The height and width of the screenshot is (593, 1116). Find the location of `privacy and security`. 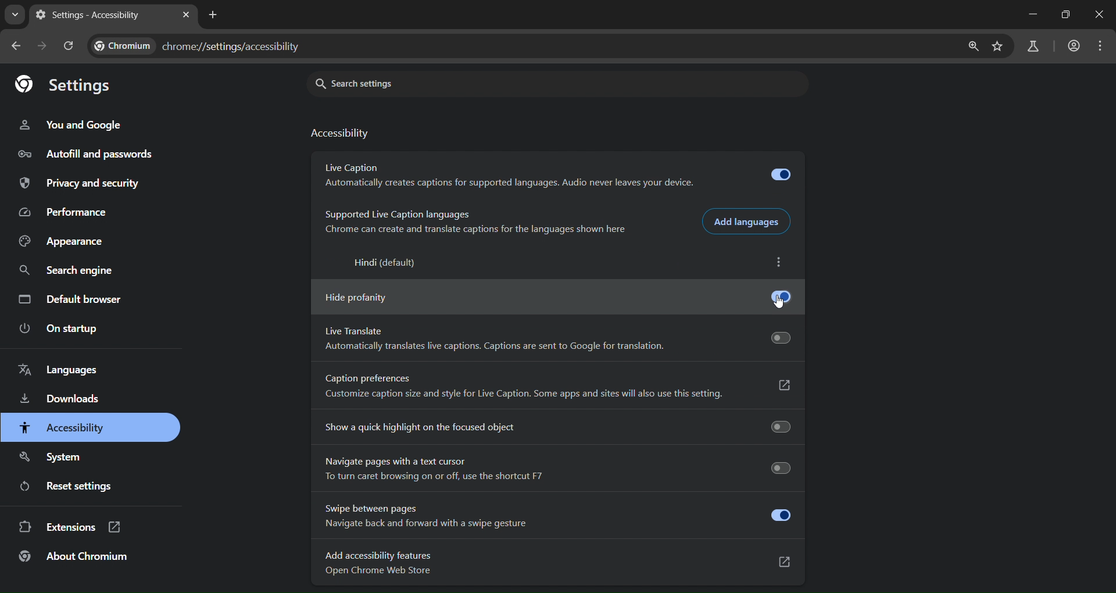

privacy and security is located at coordinates (80, 183).